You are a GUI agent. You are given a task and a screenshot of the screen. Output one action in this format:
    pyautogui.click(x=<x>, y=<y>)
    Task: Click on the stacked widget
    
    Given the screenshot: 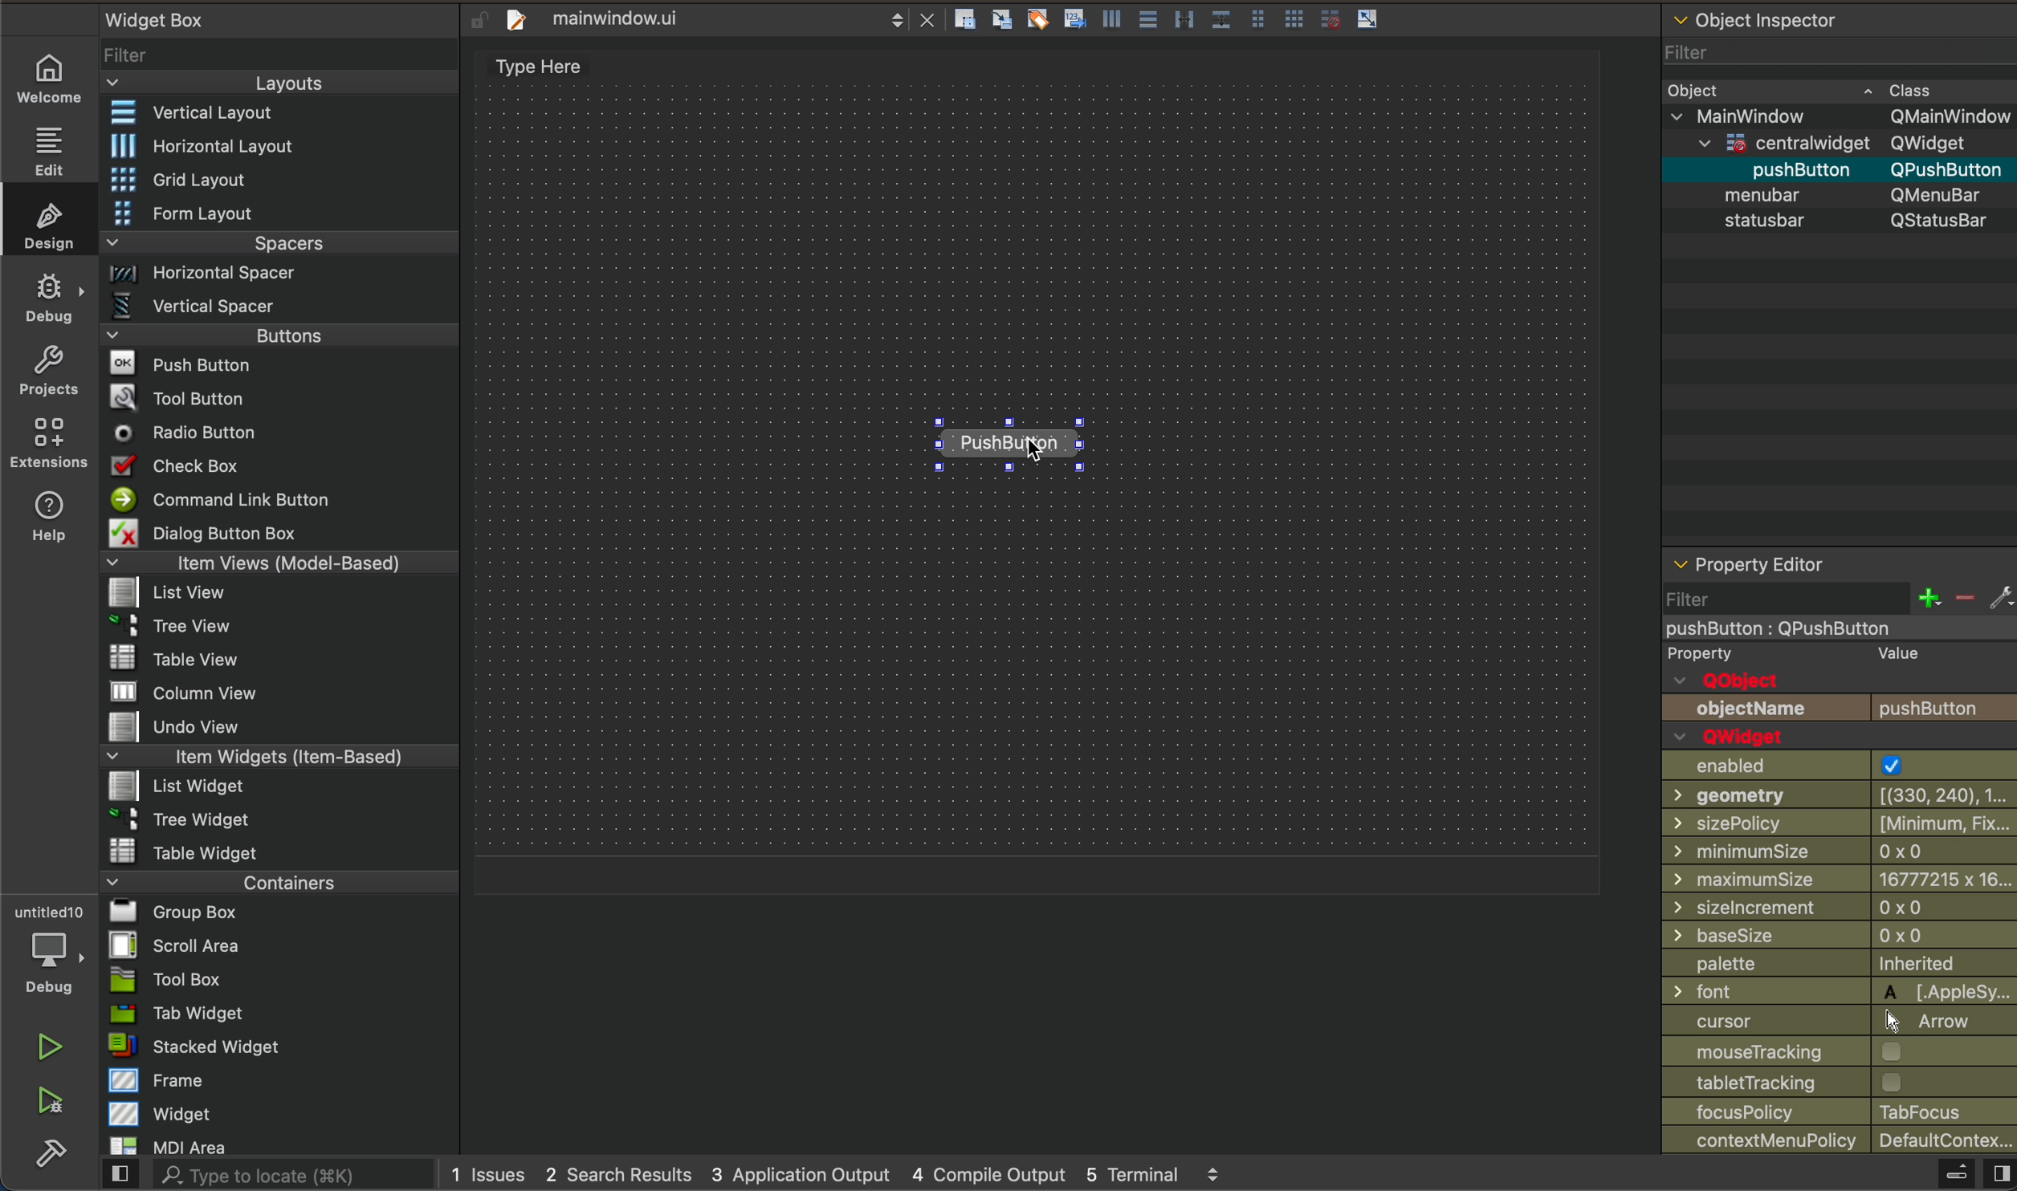 What is the action you would take?
    pyautogui.click(x=275, y=1048)
    